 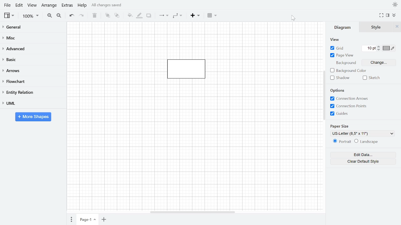 What do you see at coordinates (33, 70) in the screenshot?
I see `Arrows` at bounding box center [33, 70].